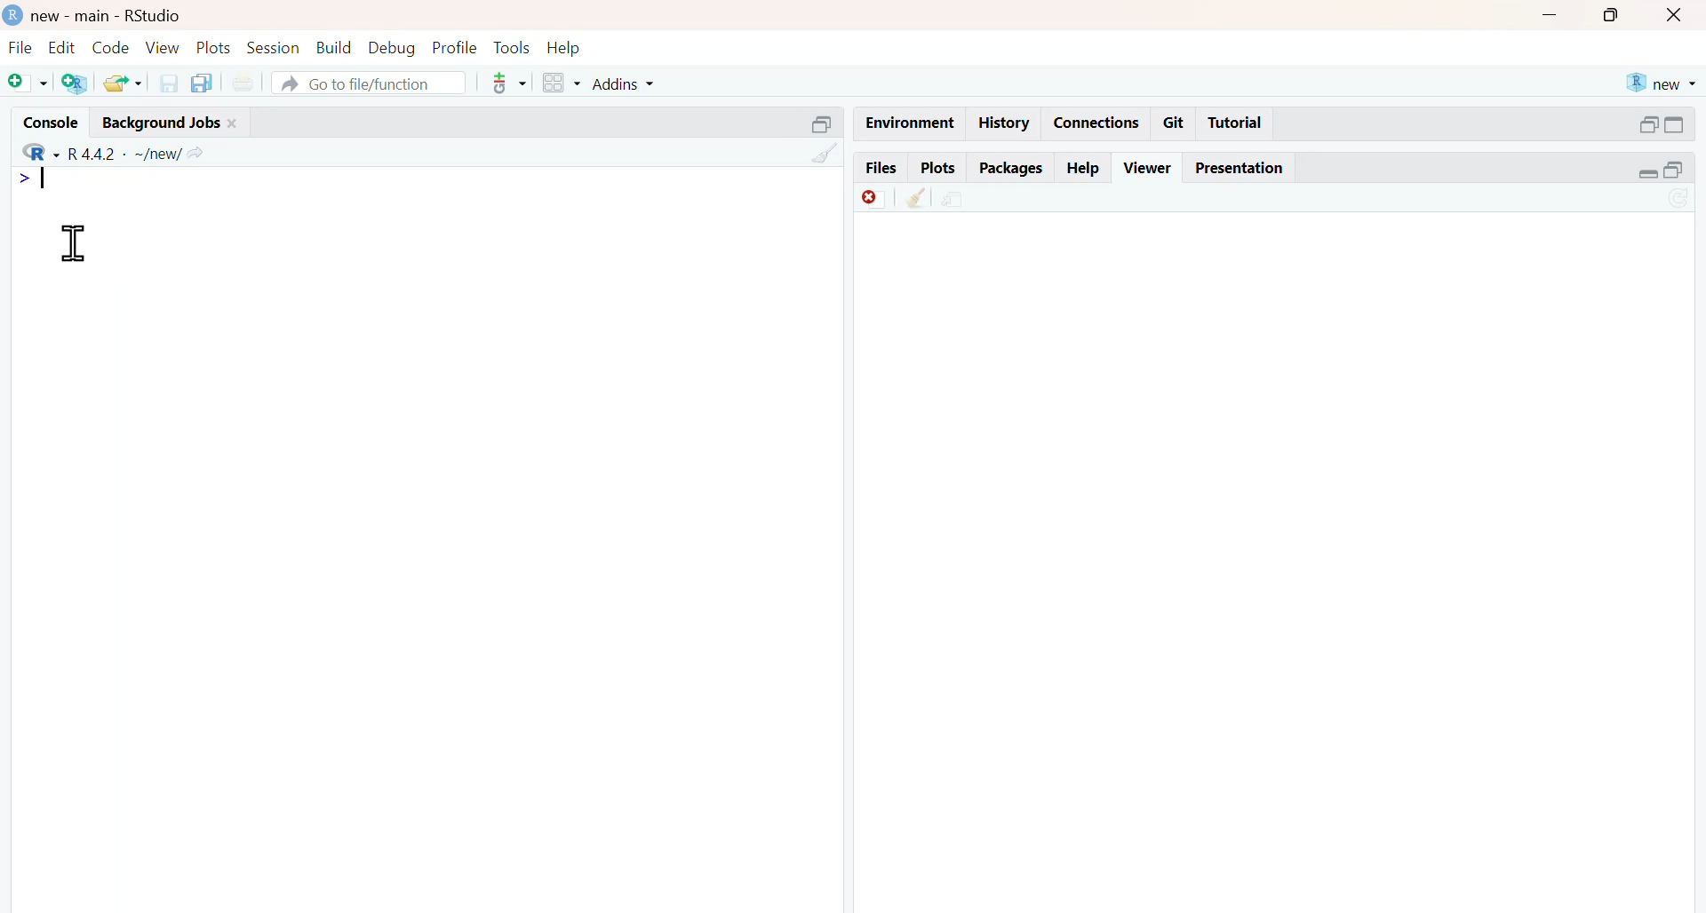 The image size is (1706, 913). Describe the element at coordinates (1647, 124) in the screenshot. I see `open in separate window` at that location.